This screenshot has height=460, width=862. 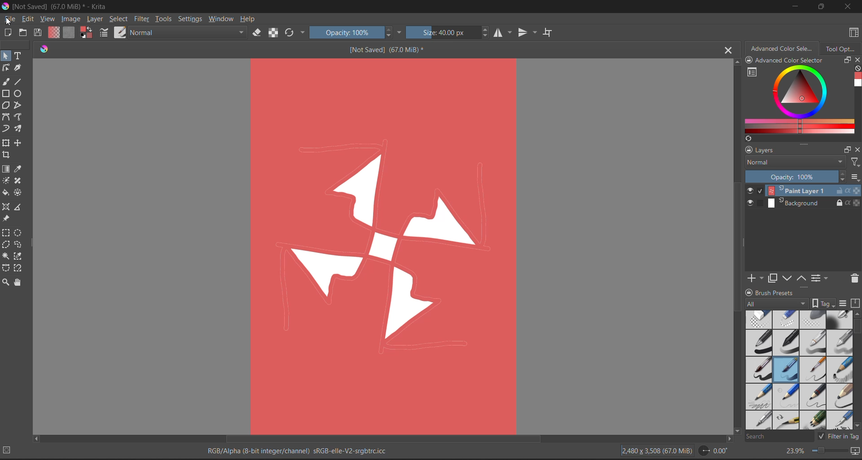 What do you see at coordinates (791, 151) in the screenshot?
I see `layers` at bounding box center [791, 151].